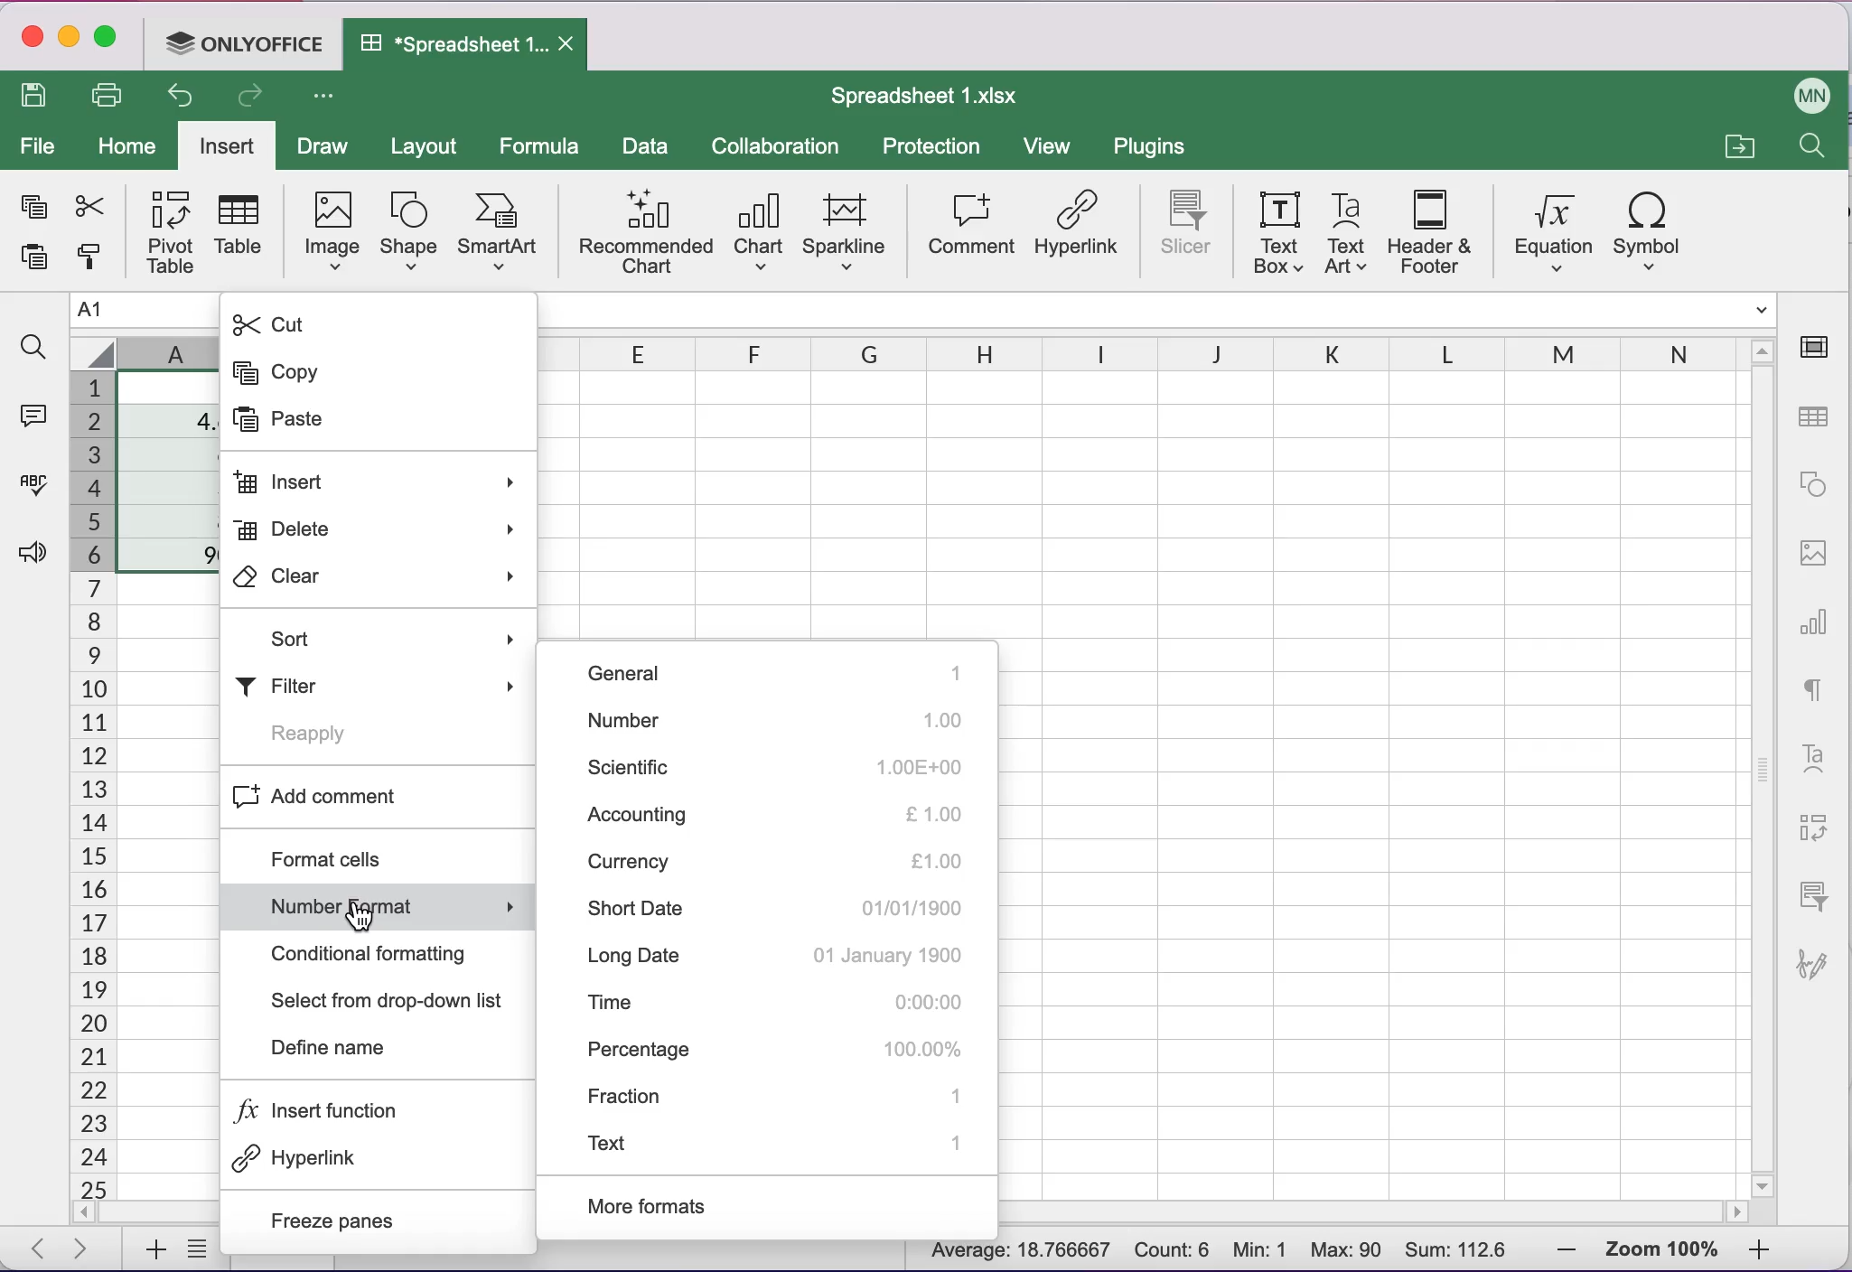 This screenshot has width=1852, height=1272. I want to click on User name, so click(1806, 94).